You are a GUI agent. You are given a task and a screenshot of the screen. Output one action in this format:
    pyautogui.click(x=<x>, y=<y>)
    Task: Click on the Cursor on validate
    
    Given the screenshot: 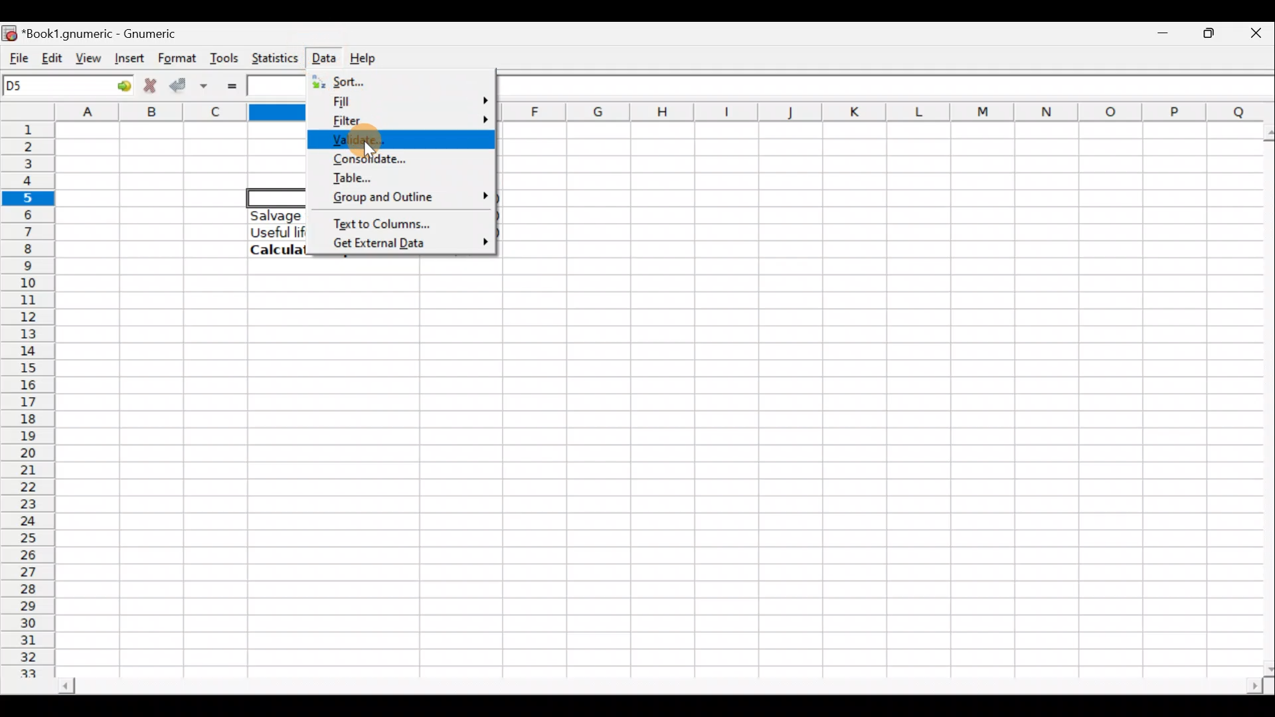 What is the action you would take?
    pyautogui.click(x=373, y=145)
    